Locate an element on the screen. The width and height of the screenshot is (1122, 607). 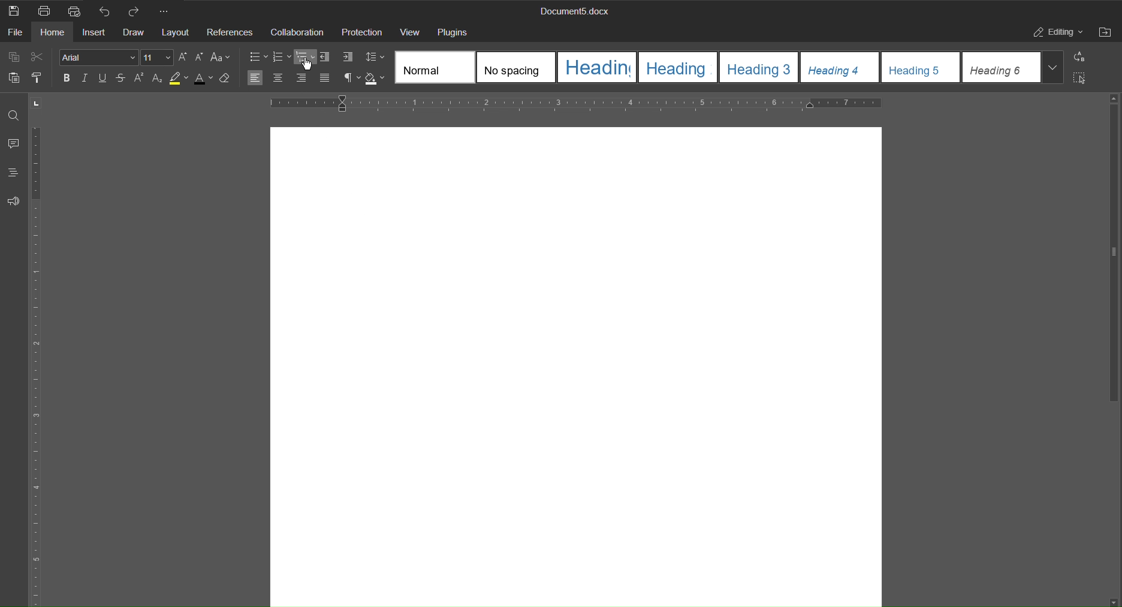
Heading 4 is located at coordinates (842, 67).